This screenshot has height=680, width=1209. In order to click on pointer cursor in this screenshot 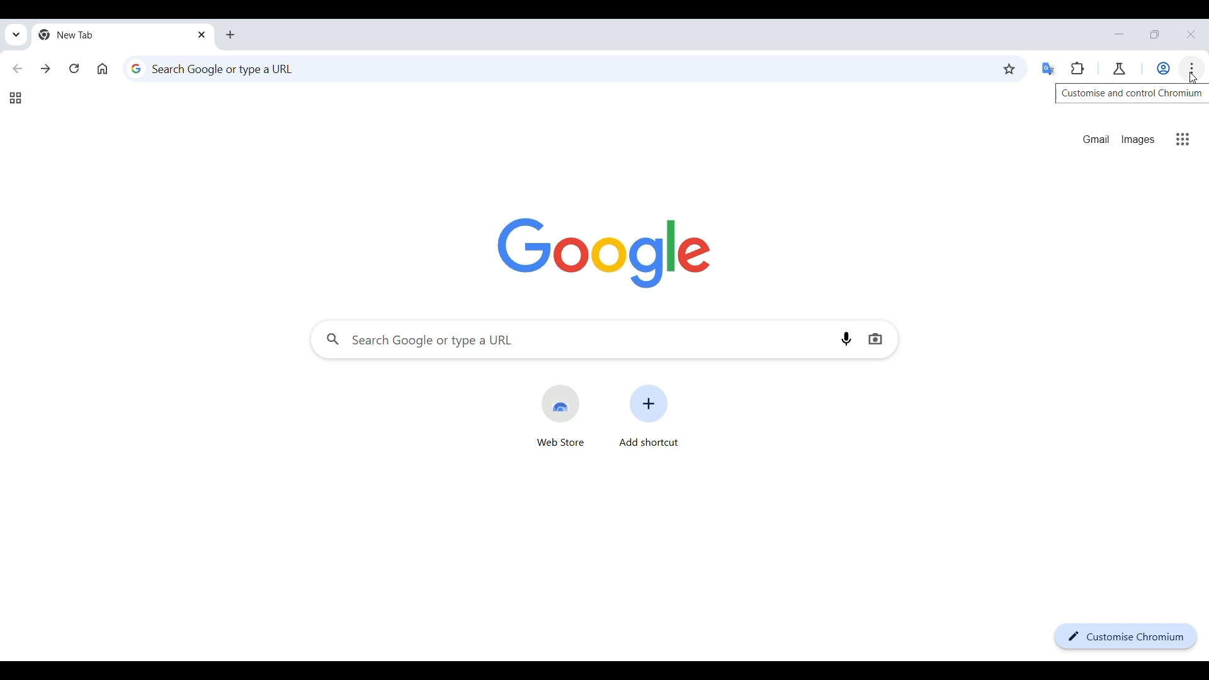, I will do `click(1193, 76)`.